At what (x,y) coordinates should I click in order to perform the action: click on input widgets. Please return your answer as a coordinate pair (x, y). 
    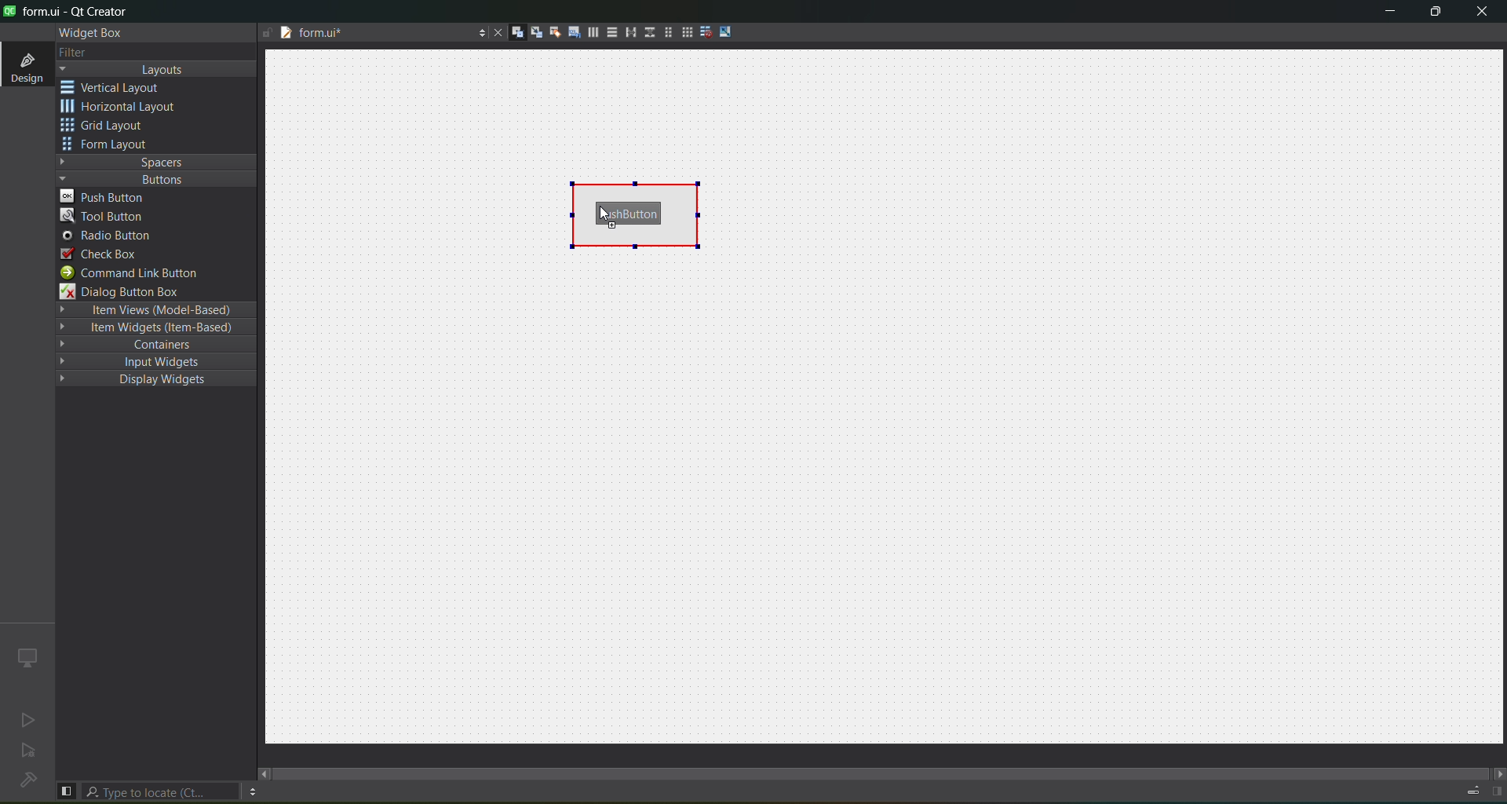
    Looking at the image, I should click on (148, 361).